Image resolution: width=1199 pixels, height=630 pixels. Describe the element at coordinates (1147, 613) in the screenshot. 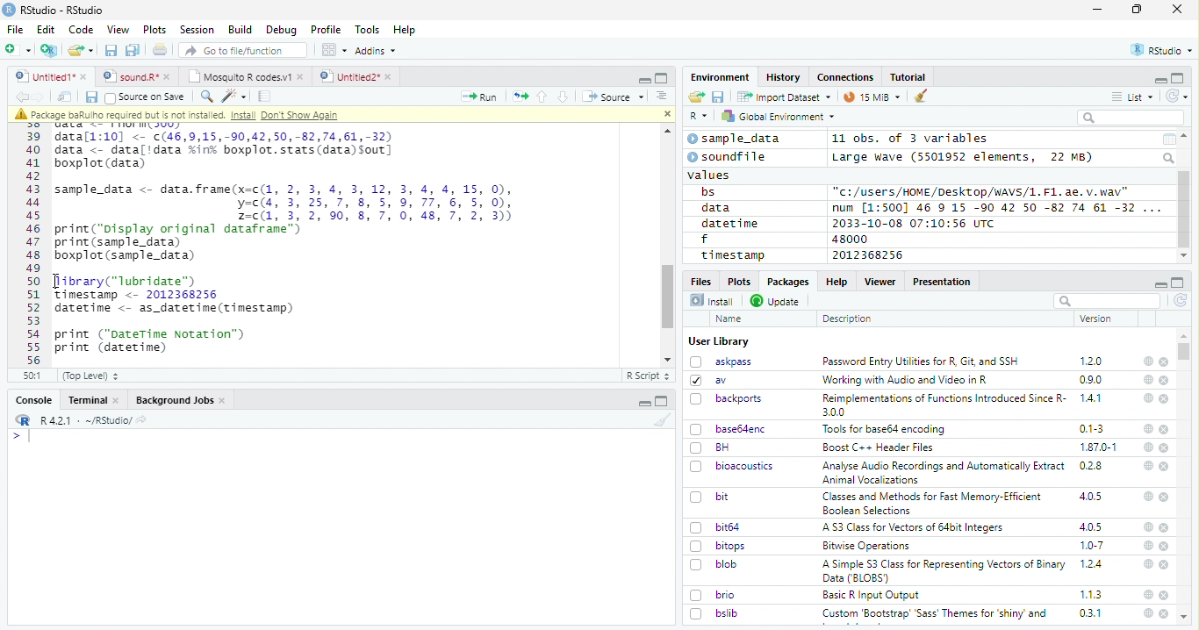

I see `help` at that location.